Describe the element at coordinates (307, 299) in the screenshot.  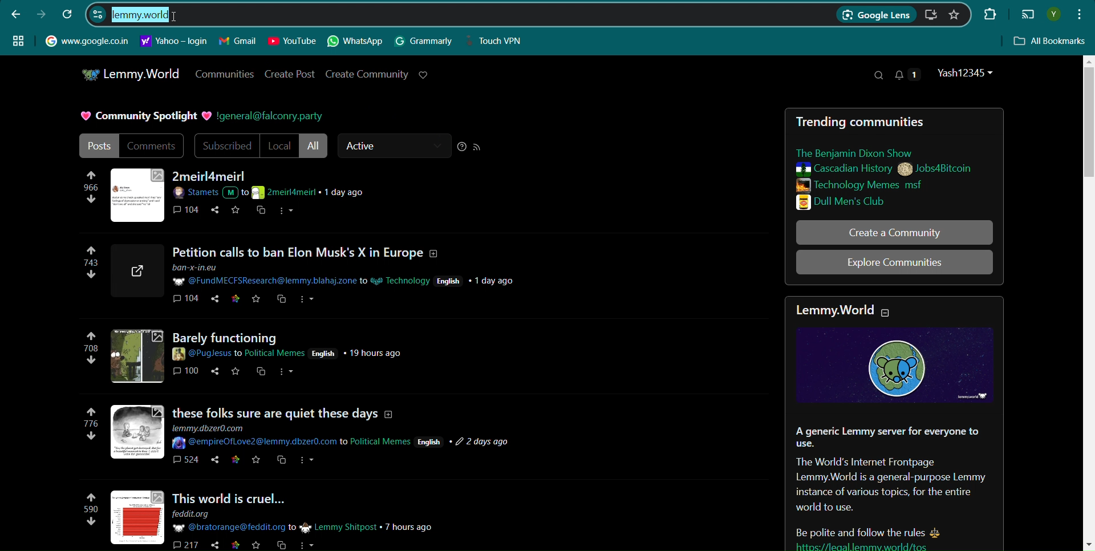
I see `more` at that location.